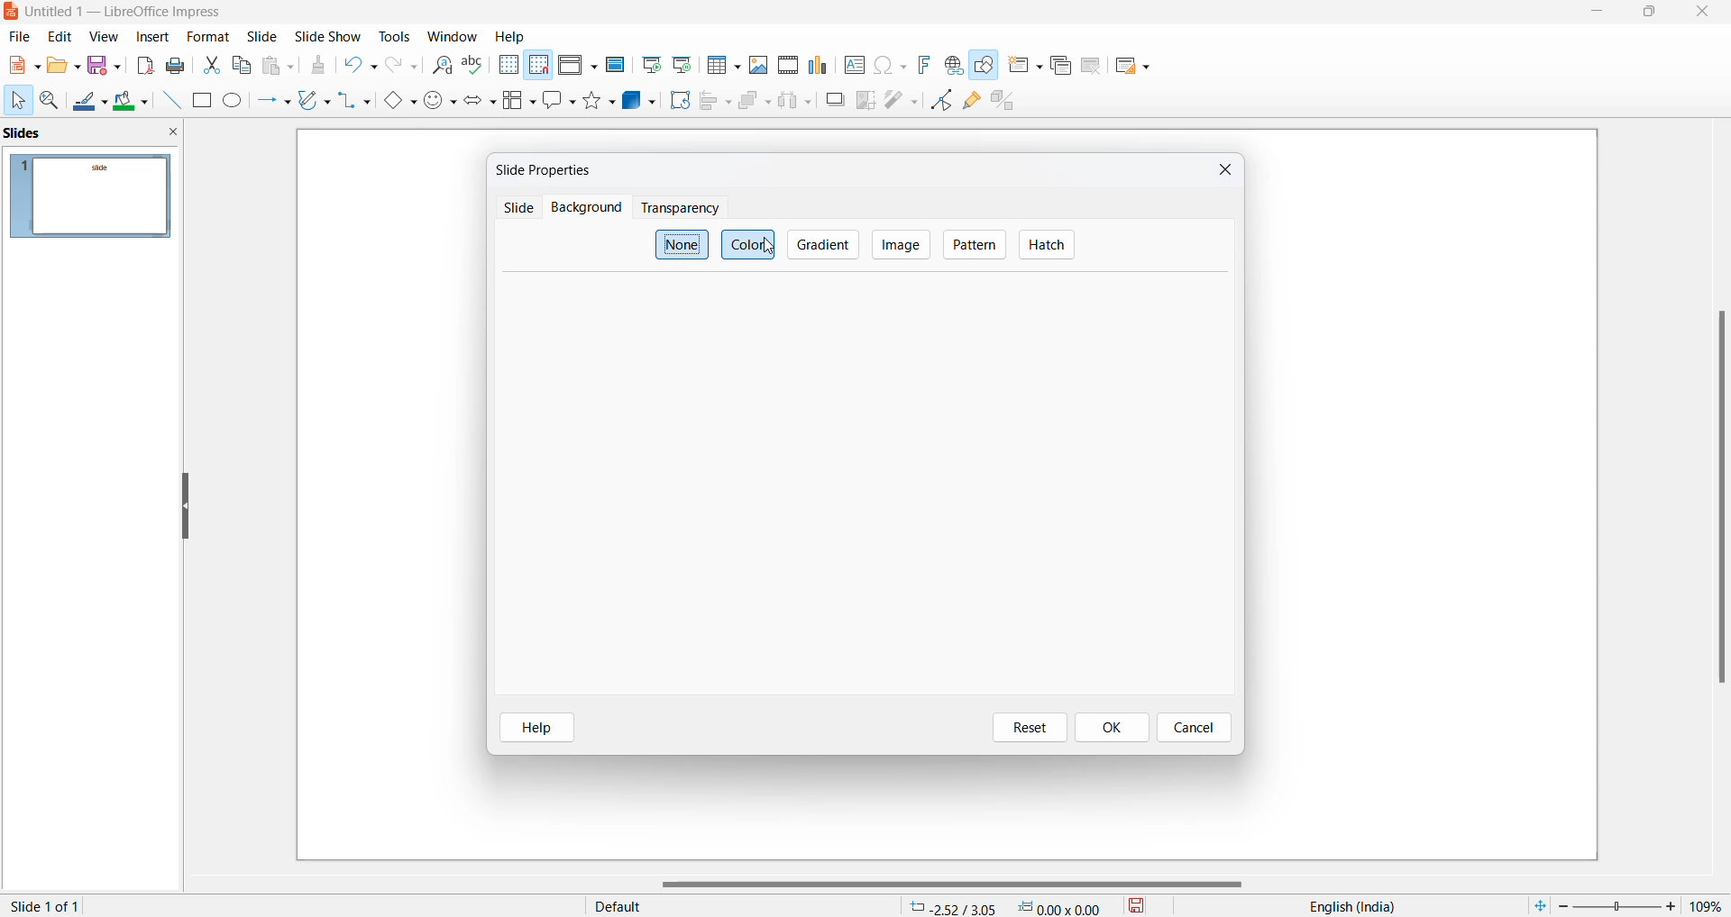  What do you see at coordinates (754, 104) in the screenshot?
I see `arrange` at bounding box center [754, 104].